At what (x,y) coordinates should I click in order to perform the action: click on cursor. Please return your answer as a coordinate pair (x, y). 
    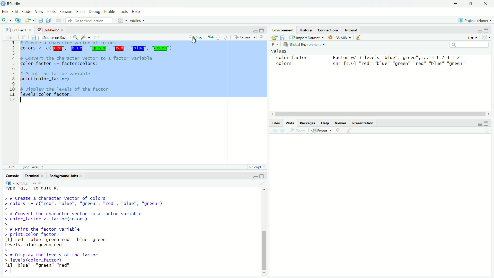
    Looking at the image, I should click on (192, 41).